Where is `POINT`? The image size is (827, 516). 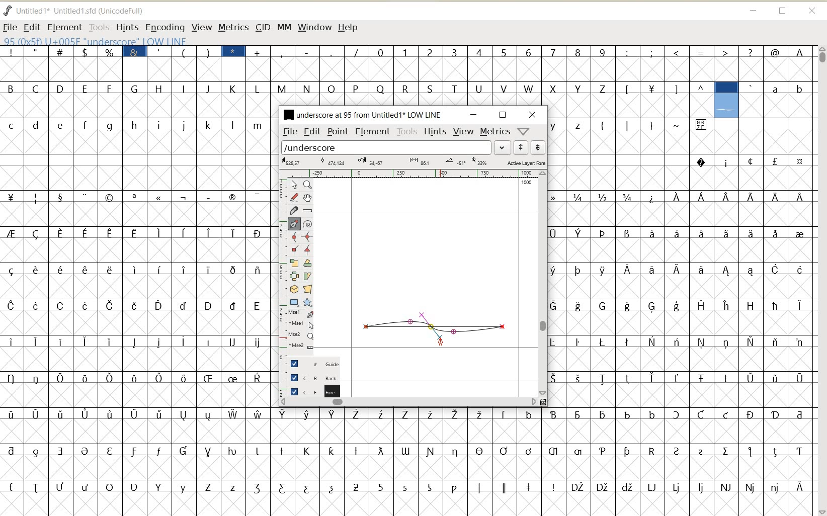
POINT is located at coordinates (338, 133).